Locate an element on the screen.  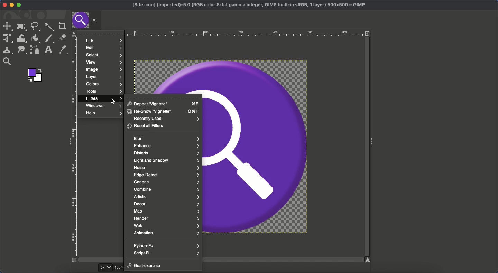
Select is located at coordinates (103, 55).